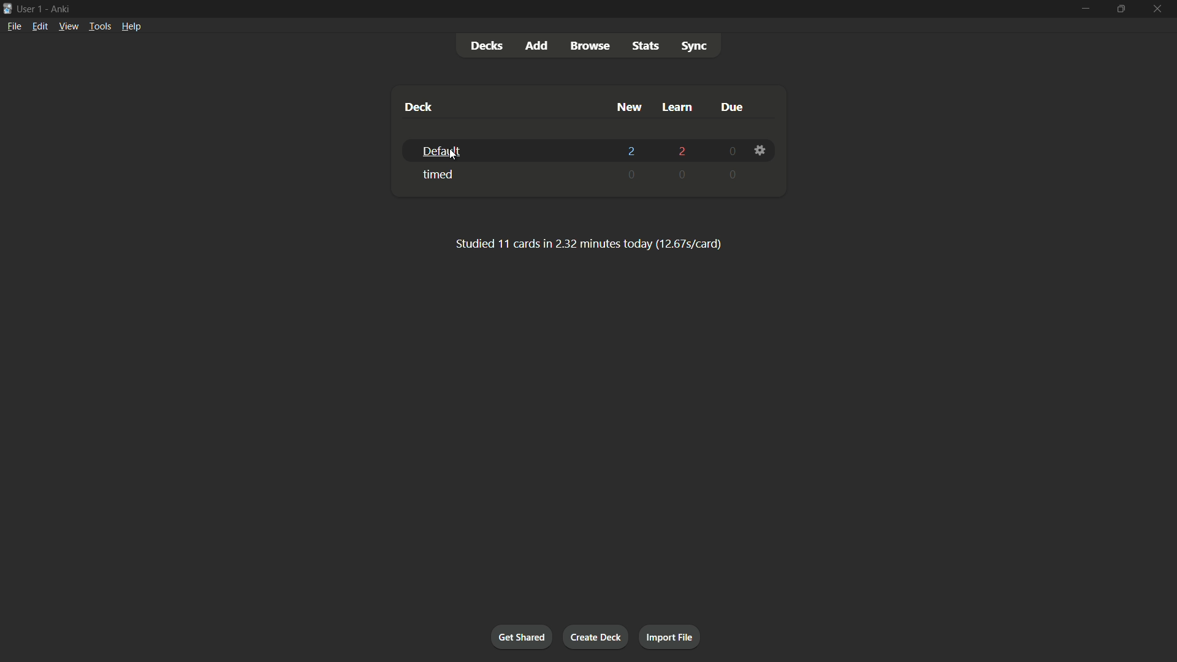  What do you see at coordinates (590, 45) in the screenshot?
I see `browse` at bounding box center [590, 45].